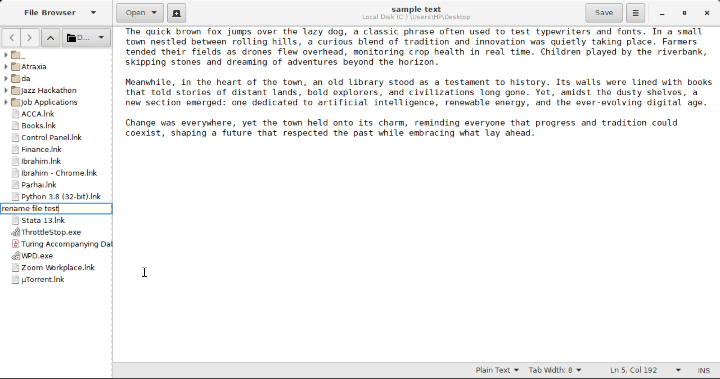  What do you see at coordinates (56, 221) in the screenshot?
I see `Stata 13 Application Shortcut` at bounding box center [56, 221].